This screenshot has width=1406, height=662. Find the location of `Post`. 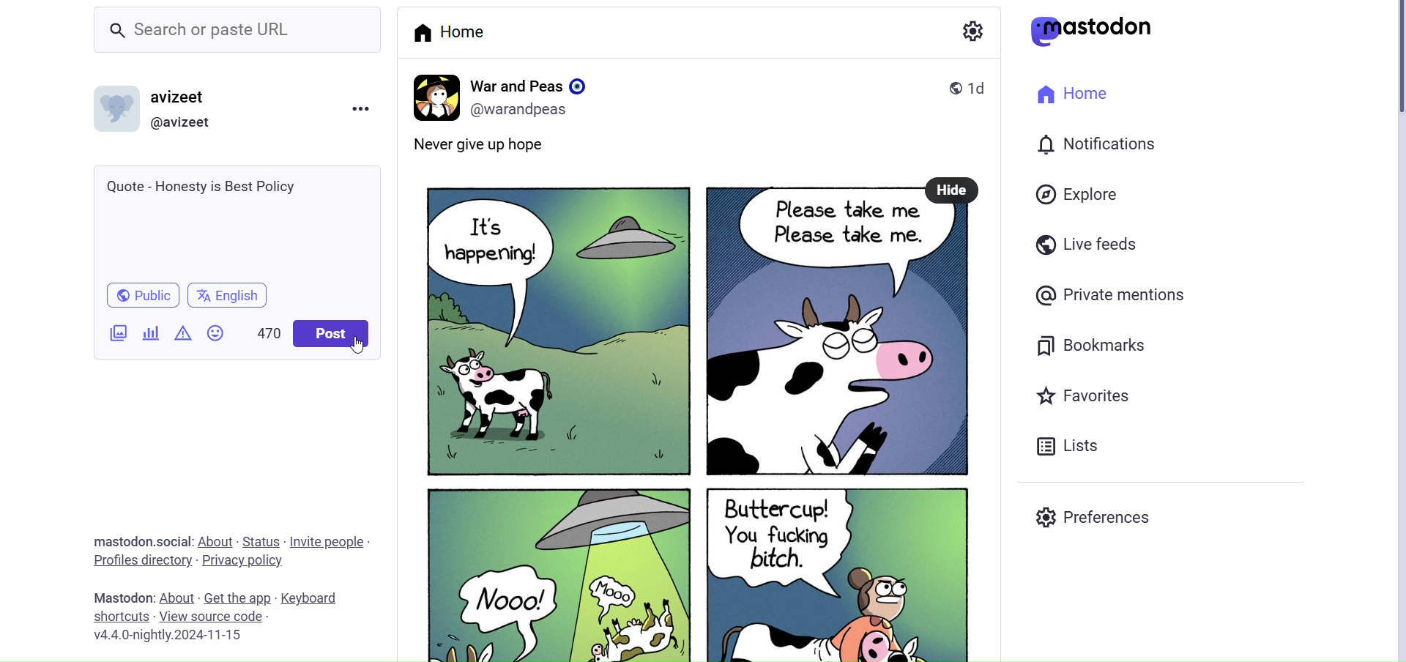

Post is located at coordinates (693, 433).